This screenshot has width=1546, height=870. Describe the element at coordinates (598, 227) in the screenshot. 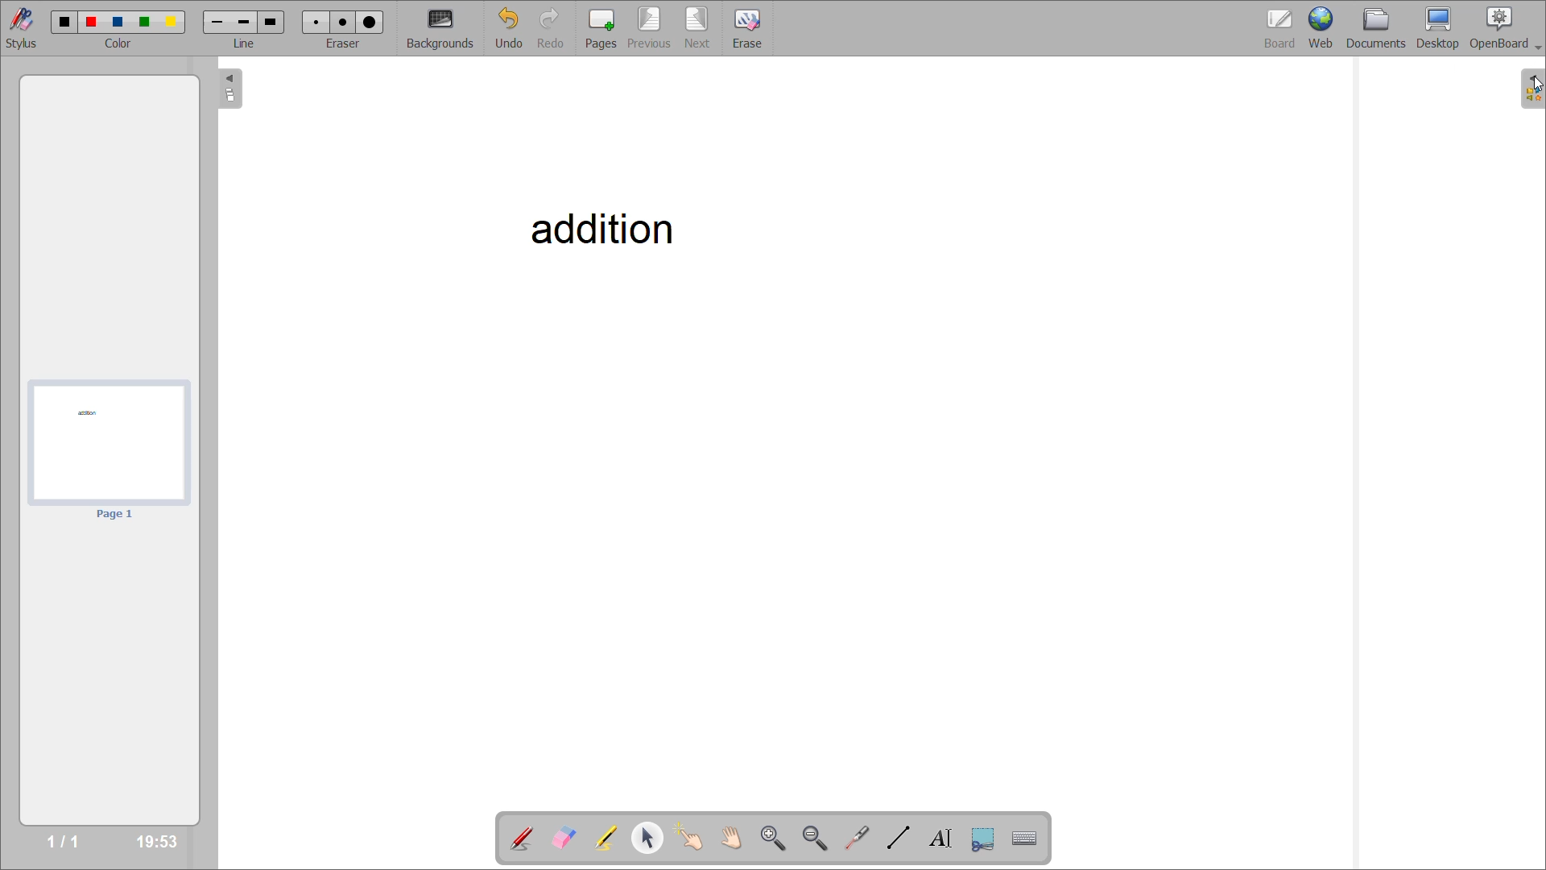

I see `addition - title` at that location.